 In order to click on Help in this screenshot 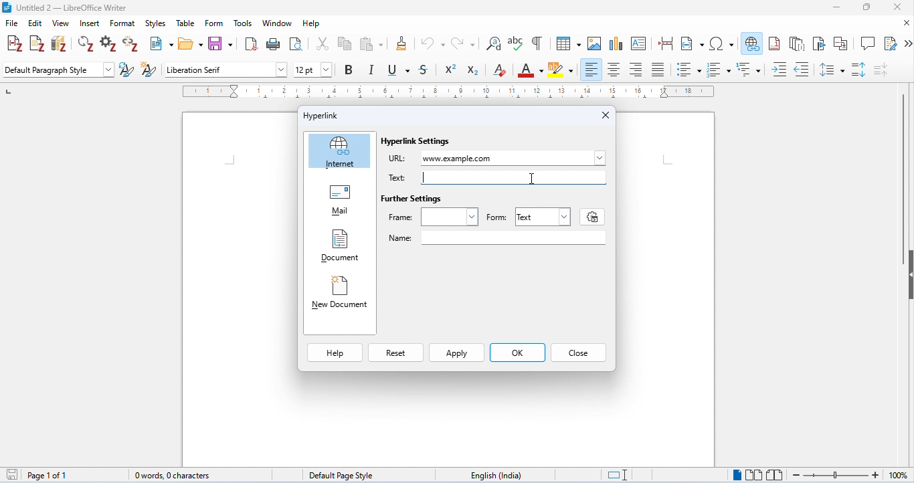, I will do `click(338, 353)`.